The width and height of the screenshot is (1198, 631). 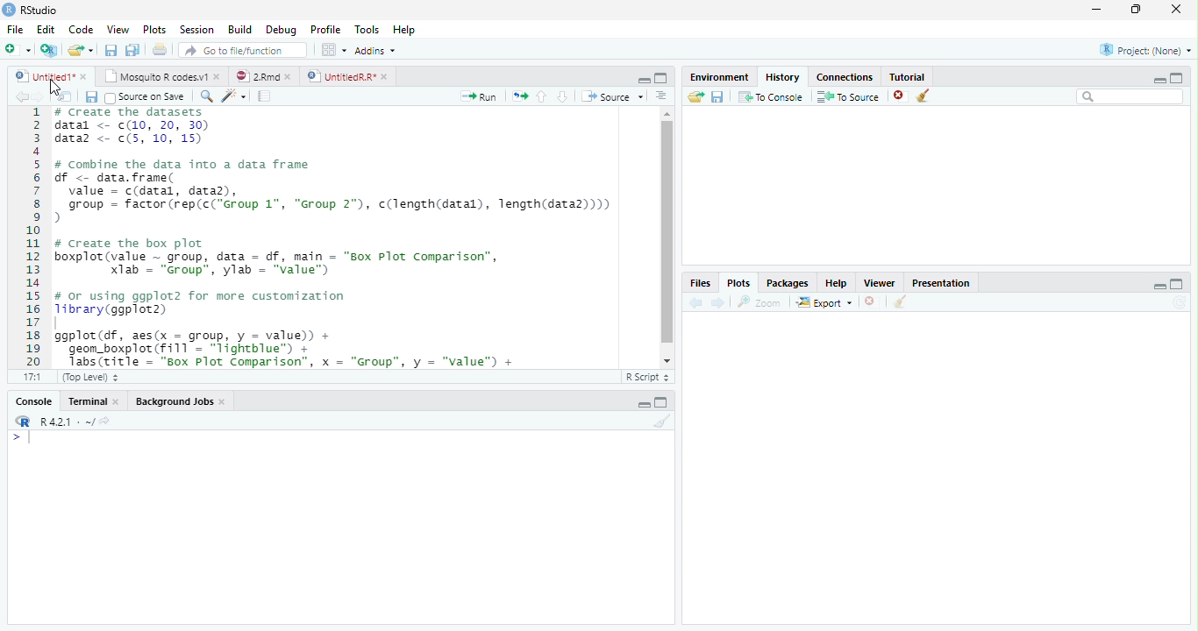 What do you see at coordinates (54, 91) in the screenshot?
I see `cursor` at bounding box center [54, 91].